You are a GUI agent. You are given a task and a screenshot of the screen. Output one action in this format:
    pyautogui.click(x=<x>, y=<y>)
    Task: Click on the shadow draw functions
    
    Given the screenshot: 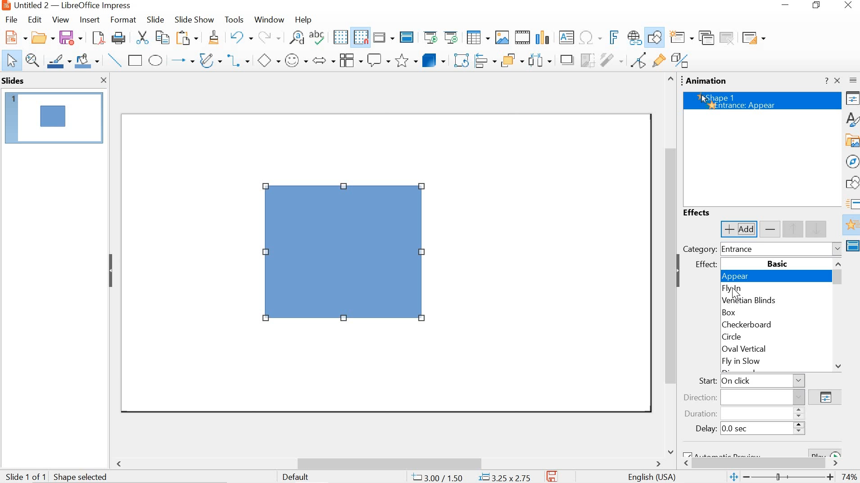 What is the action you would take?
    pyautogui.click(x=654, y=36)
    